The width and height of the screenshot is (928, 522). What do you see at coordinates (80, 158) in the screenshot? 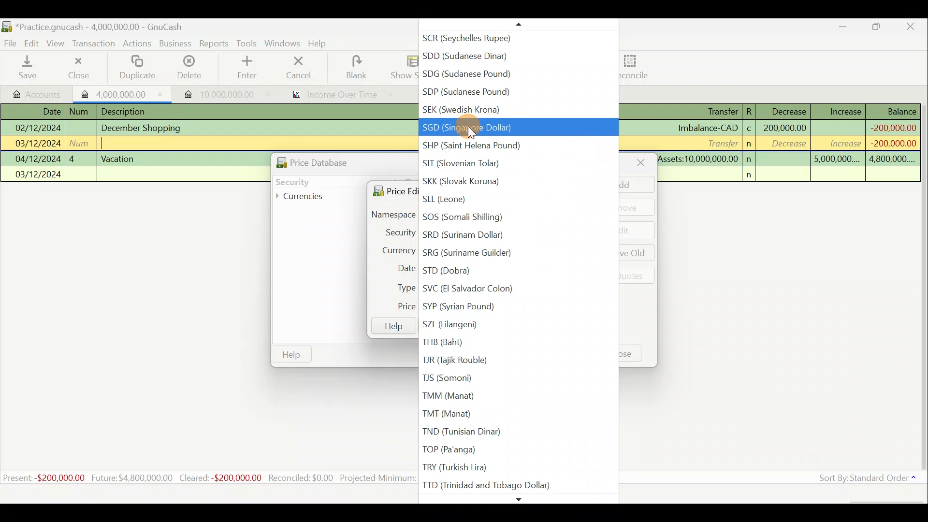
I see `4` at bounding box center [80, 158].